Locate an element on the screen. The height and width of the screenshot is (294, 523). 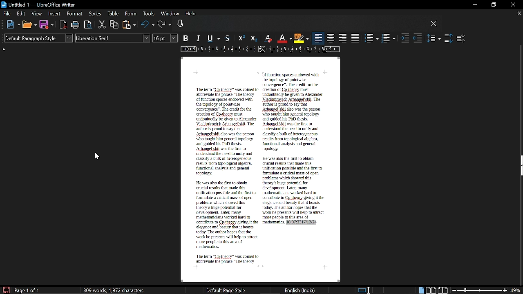
Underline is located at coordinates (215, 39).